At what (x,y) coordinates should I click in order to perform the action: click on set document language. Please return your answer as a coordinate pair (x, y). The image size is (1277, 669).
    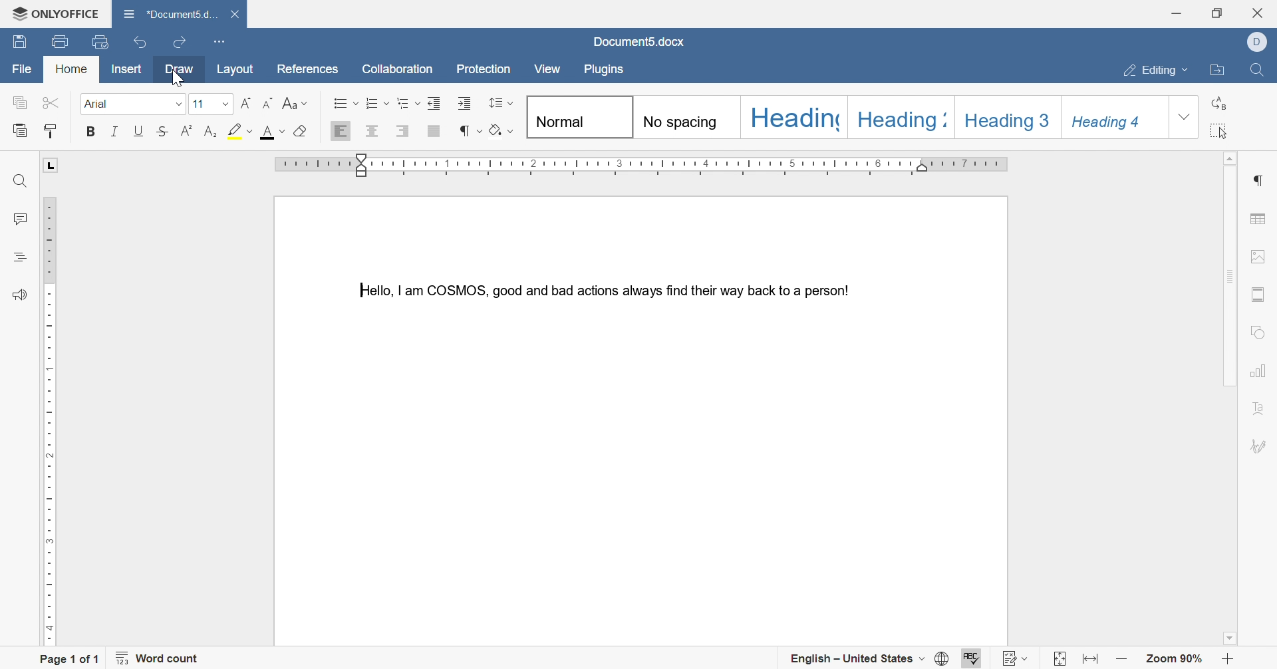
    Looking at the image, I should click on (940, 660).